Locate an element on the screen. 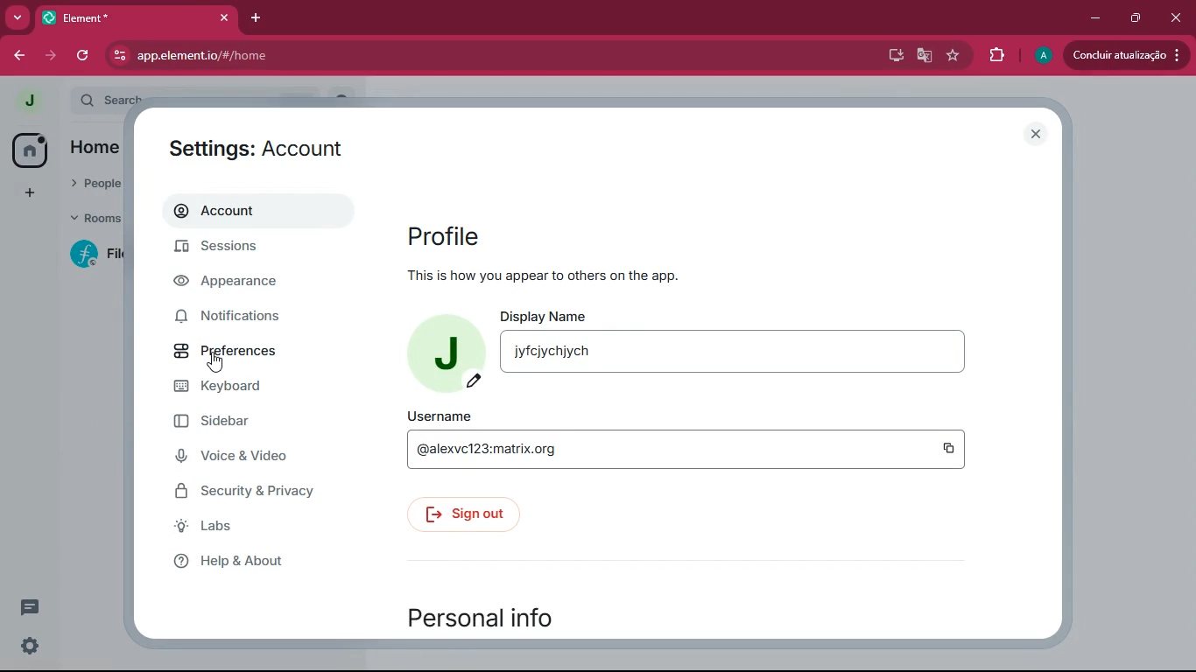  sessions is located at coordinates (238, 248).